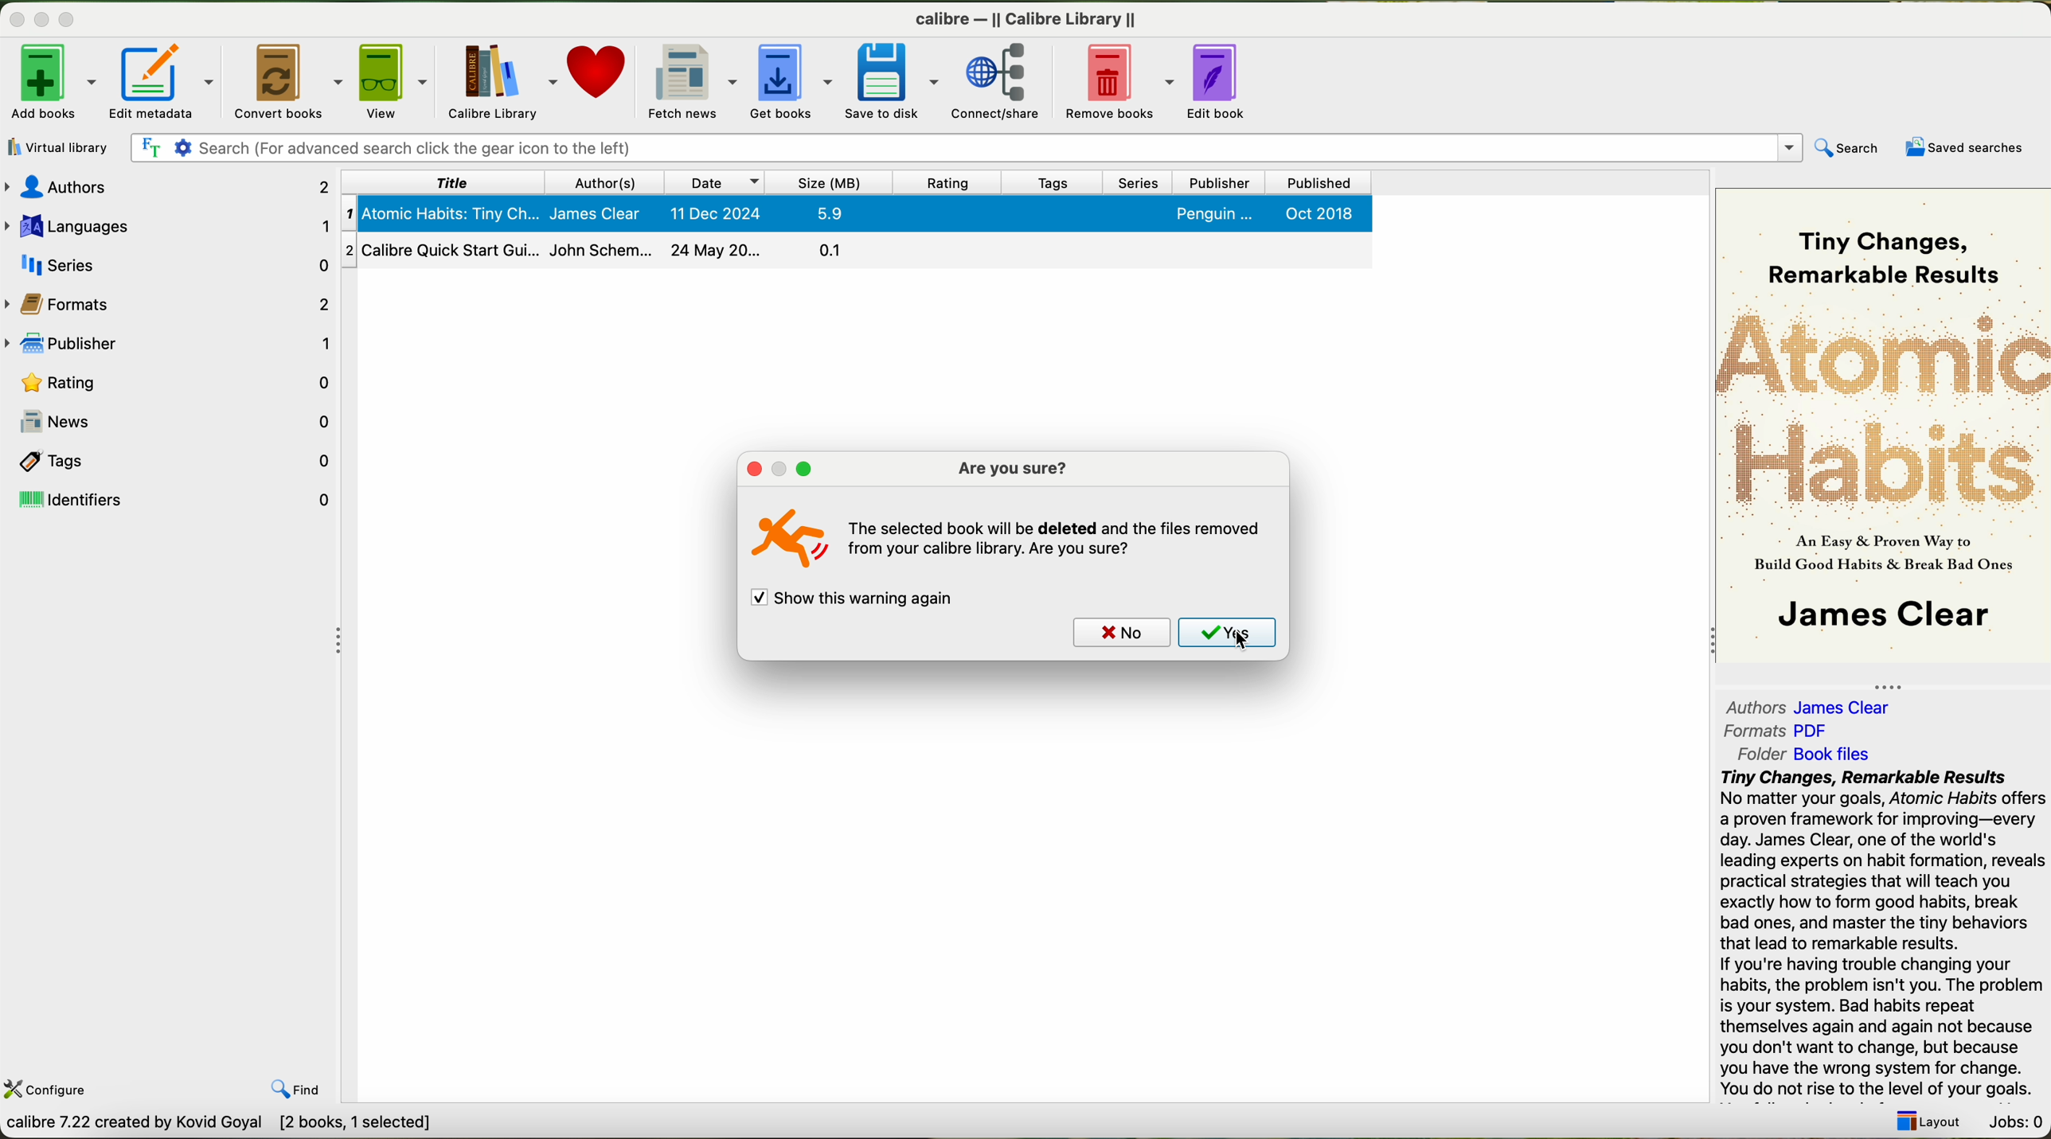 This screenshot has width=2051, height=1139. What do you see at coordinates (14, 21) in the screenshot?
I see `close program` at bounding box center [14, 21].